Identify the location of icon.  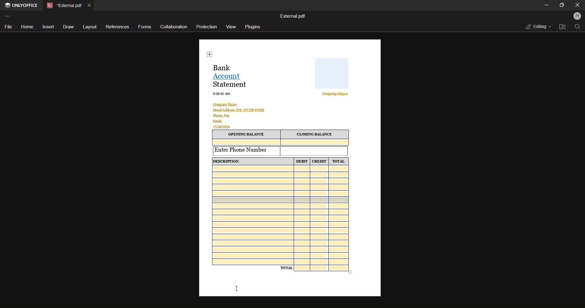
(210, 54).